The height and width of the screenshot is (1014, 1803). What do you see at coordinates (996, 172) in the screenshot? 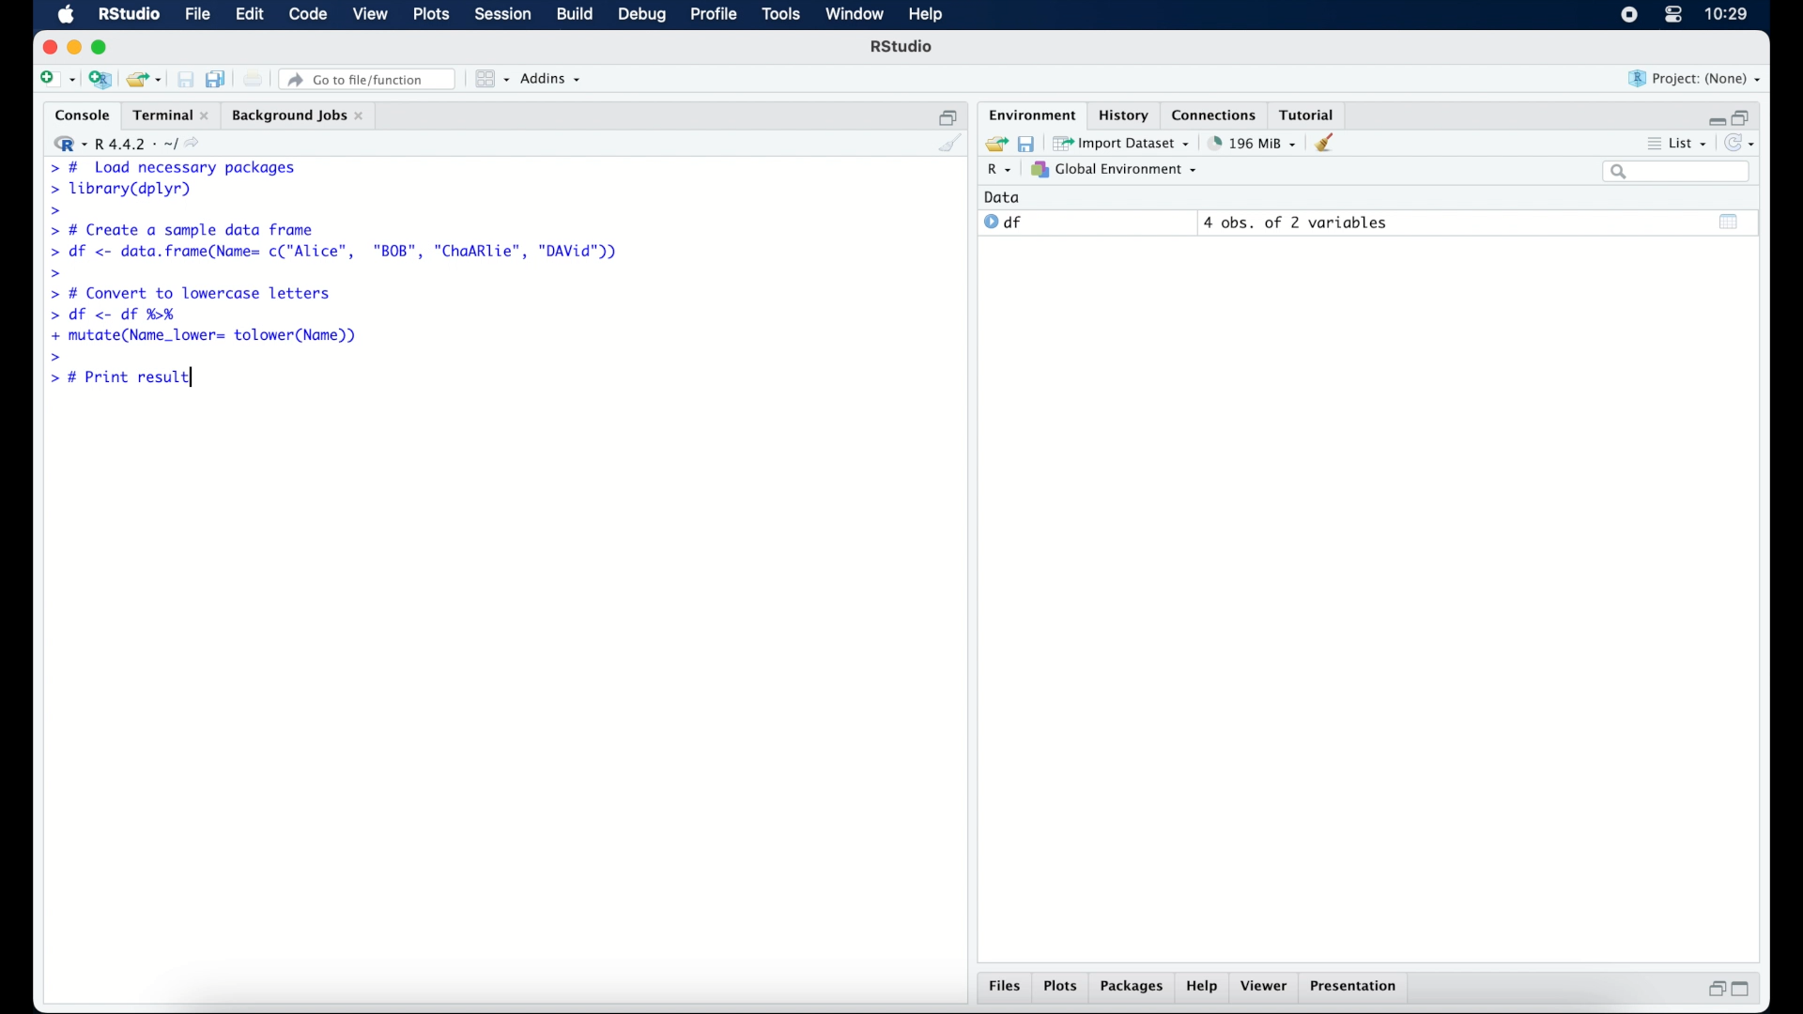
I see `R` at bounding box center [996, 172].